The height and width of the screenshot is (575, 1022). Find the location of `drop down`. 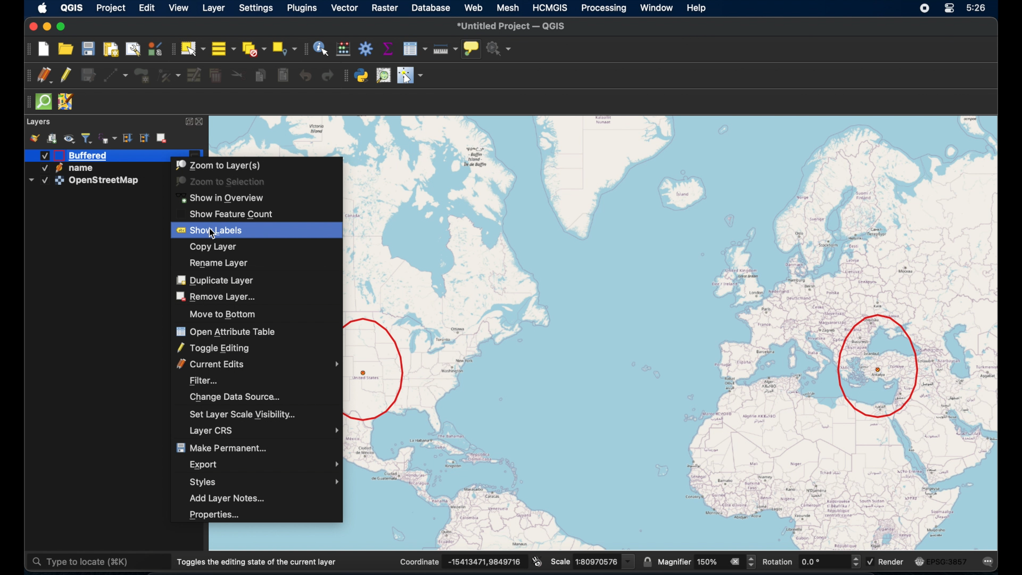

drop down is located at coordinates (629, 561).